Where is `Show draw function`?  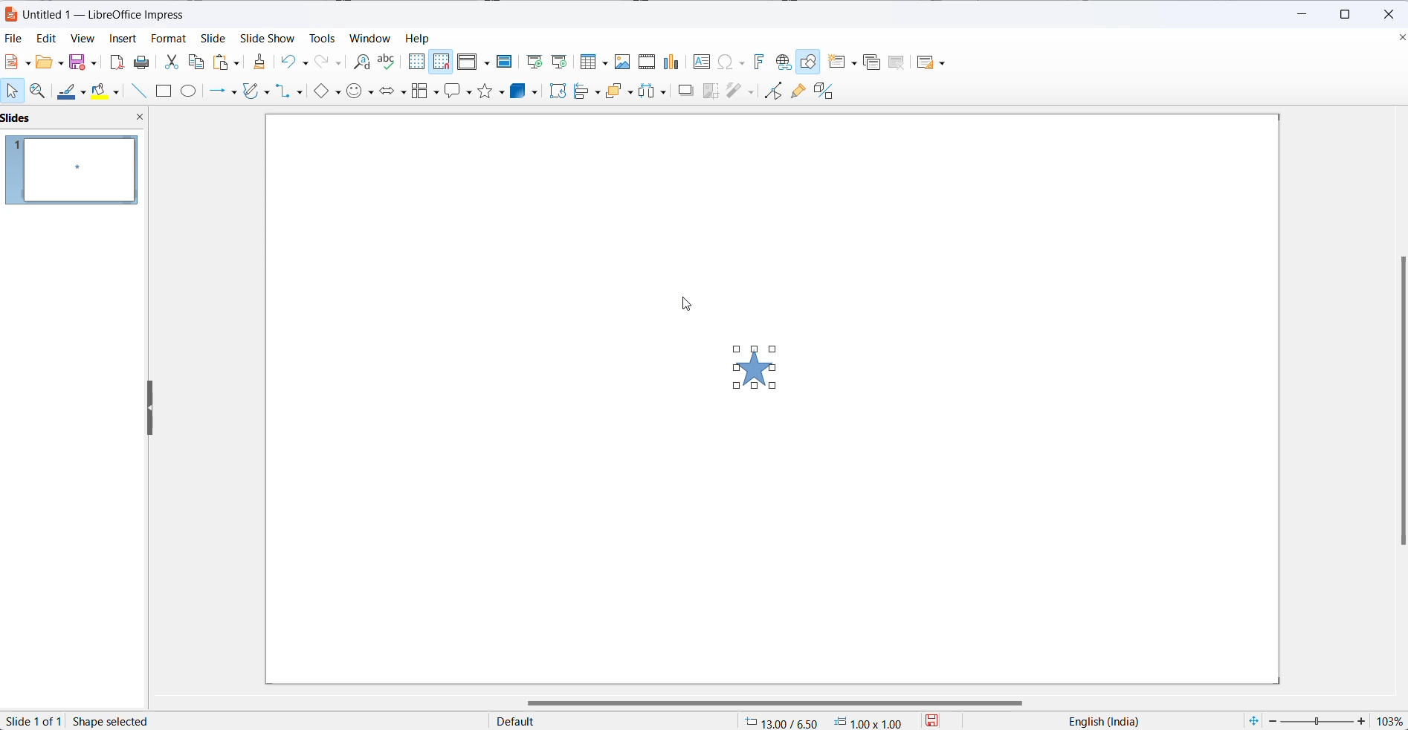
Show draw function is located at coordinates (810, 62).